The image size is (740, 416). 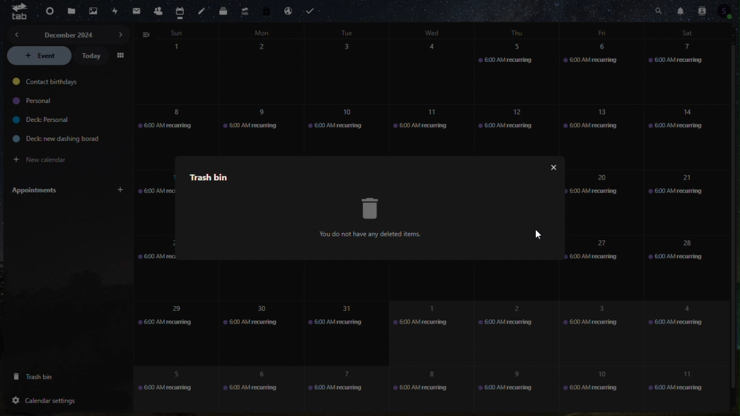 What do you see at coordinates (598, 389) in the screenshot?
I see `10` at bounding box center [598, 389].